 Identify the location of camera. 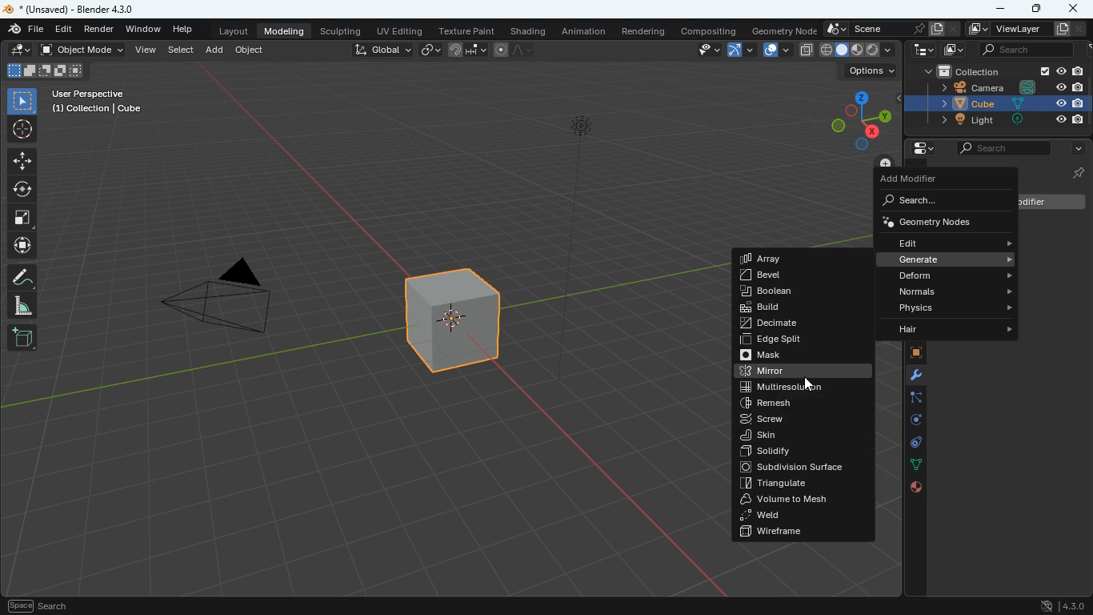
(231, 301).